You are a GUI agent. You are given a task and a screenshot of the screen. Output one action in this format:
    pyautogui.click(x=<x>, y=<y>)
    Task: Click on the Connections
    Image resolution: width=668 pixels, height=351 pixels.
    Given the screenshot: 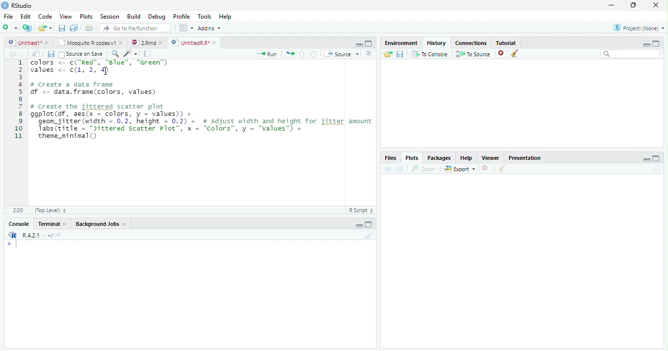 What is the action you would take?
    pyautogui.click(x=471, y=43)
    